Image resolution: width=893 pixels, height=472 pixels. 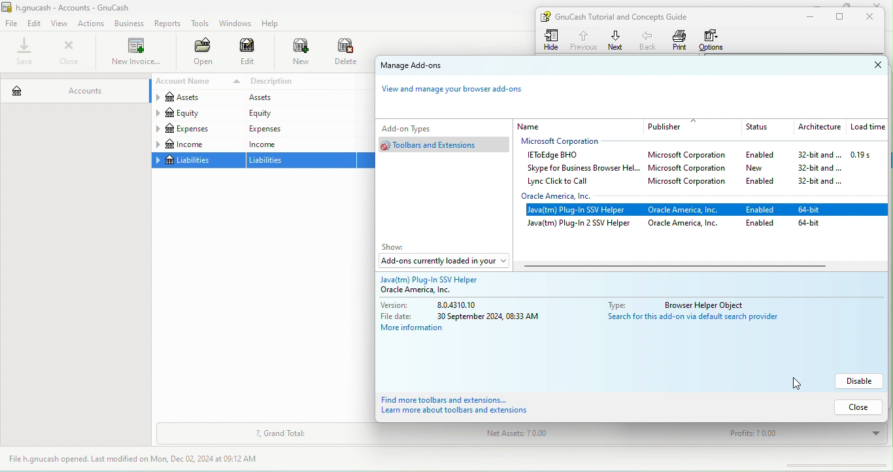 What do you see at coordinates (568, 142) in the screenshot?
I see `microsoft corporation` at bounding box center [568, 142].